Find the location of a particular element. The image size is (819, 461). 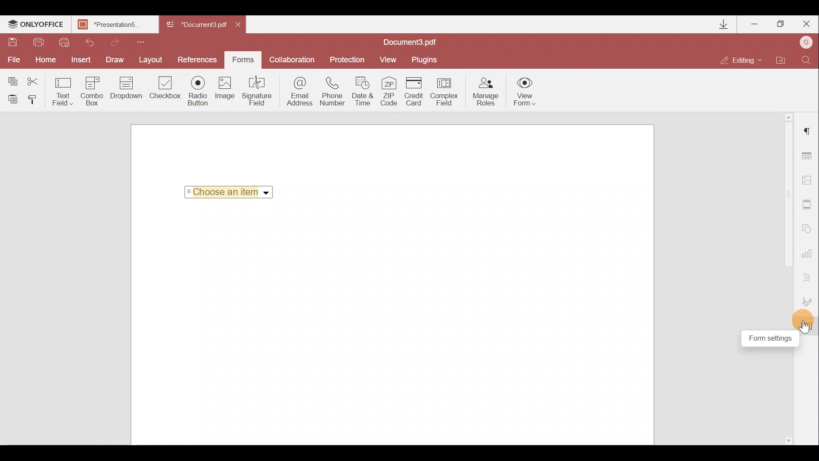

ONLYOFFICE is located at coordinates (36, 25).